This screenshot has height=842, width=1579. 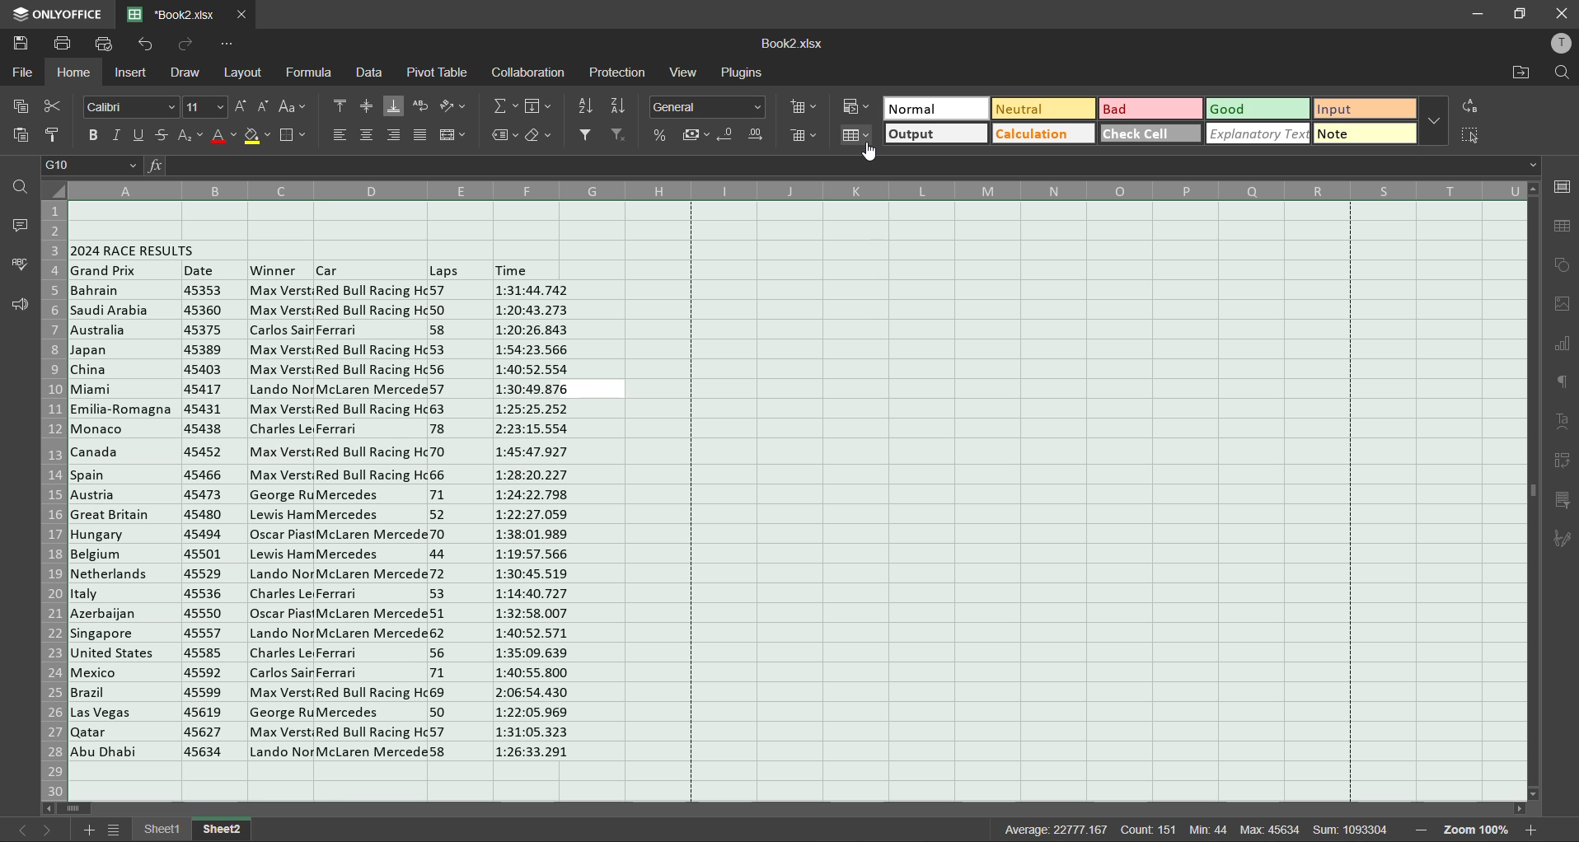 I want to click on insert cells, so click(x=802, y=108).